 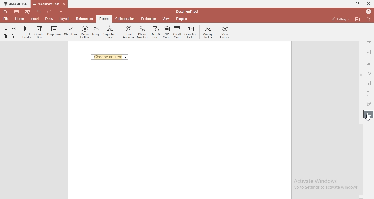 What do you see at coordinates (369, 52) in the screenshot?
I see `image` at bounding box center [369, 52].